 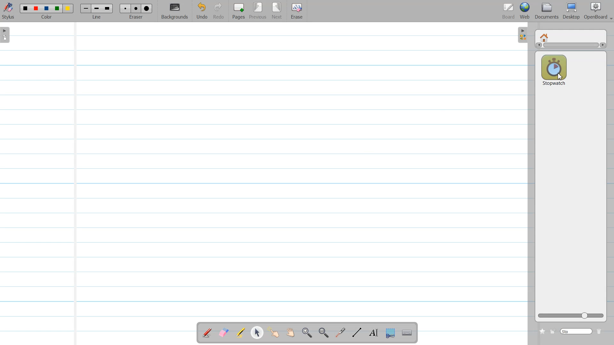 I want to click on Document, so click(x=547, y=11).